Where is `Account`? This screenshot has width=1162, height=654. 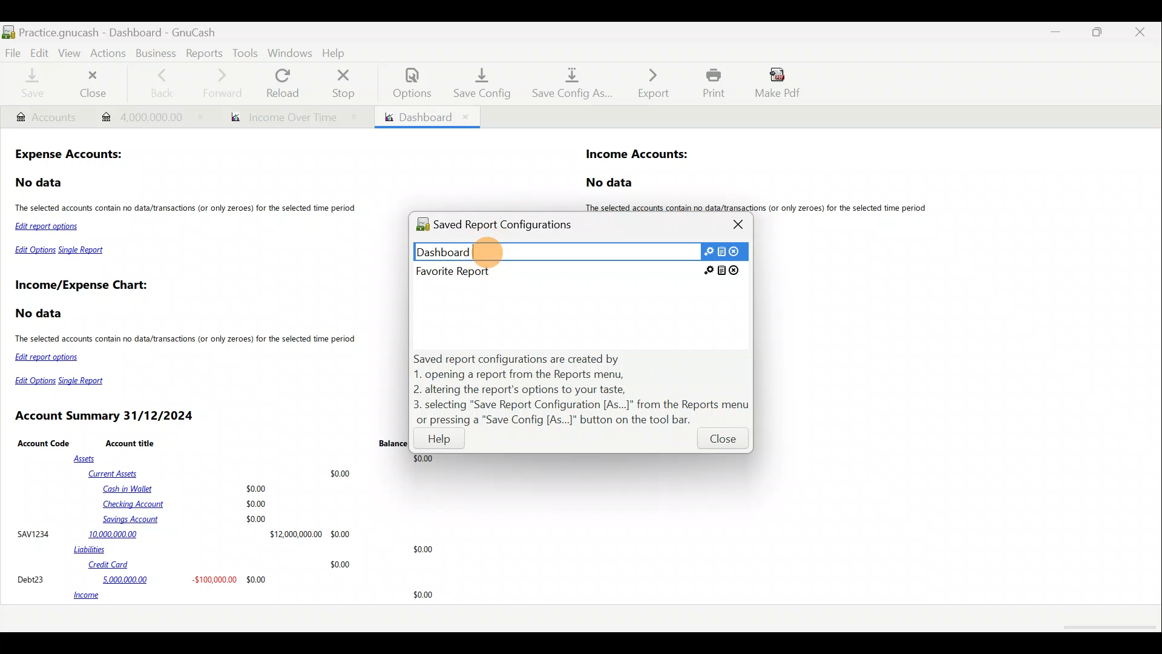 Account is located at coordinates (45, 117).